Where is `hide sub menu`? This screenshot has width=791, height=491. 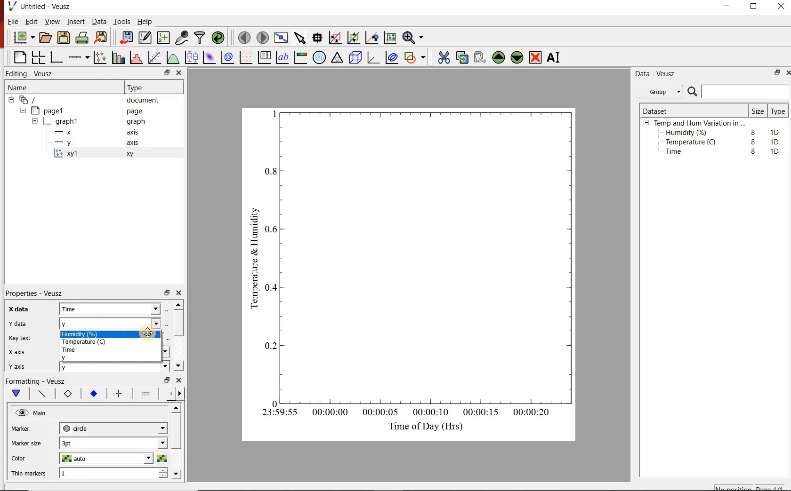 hide sub menu is located at coordinates (10, 101).